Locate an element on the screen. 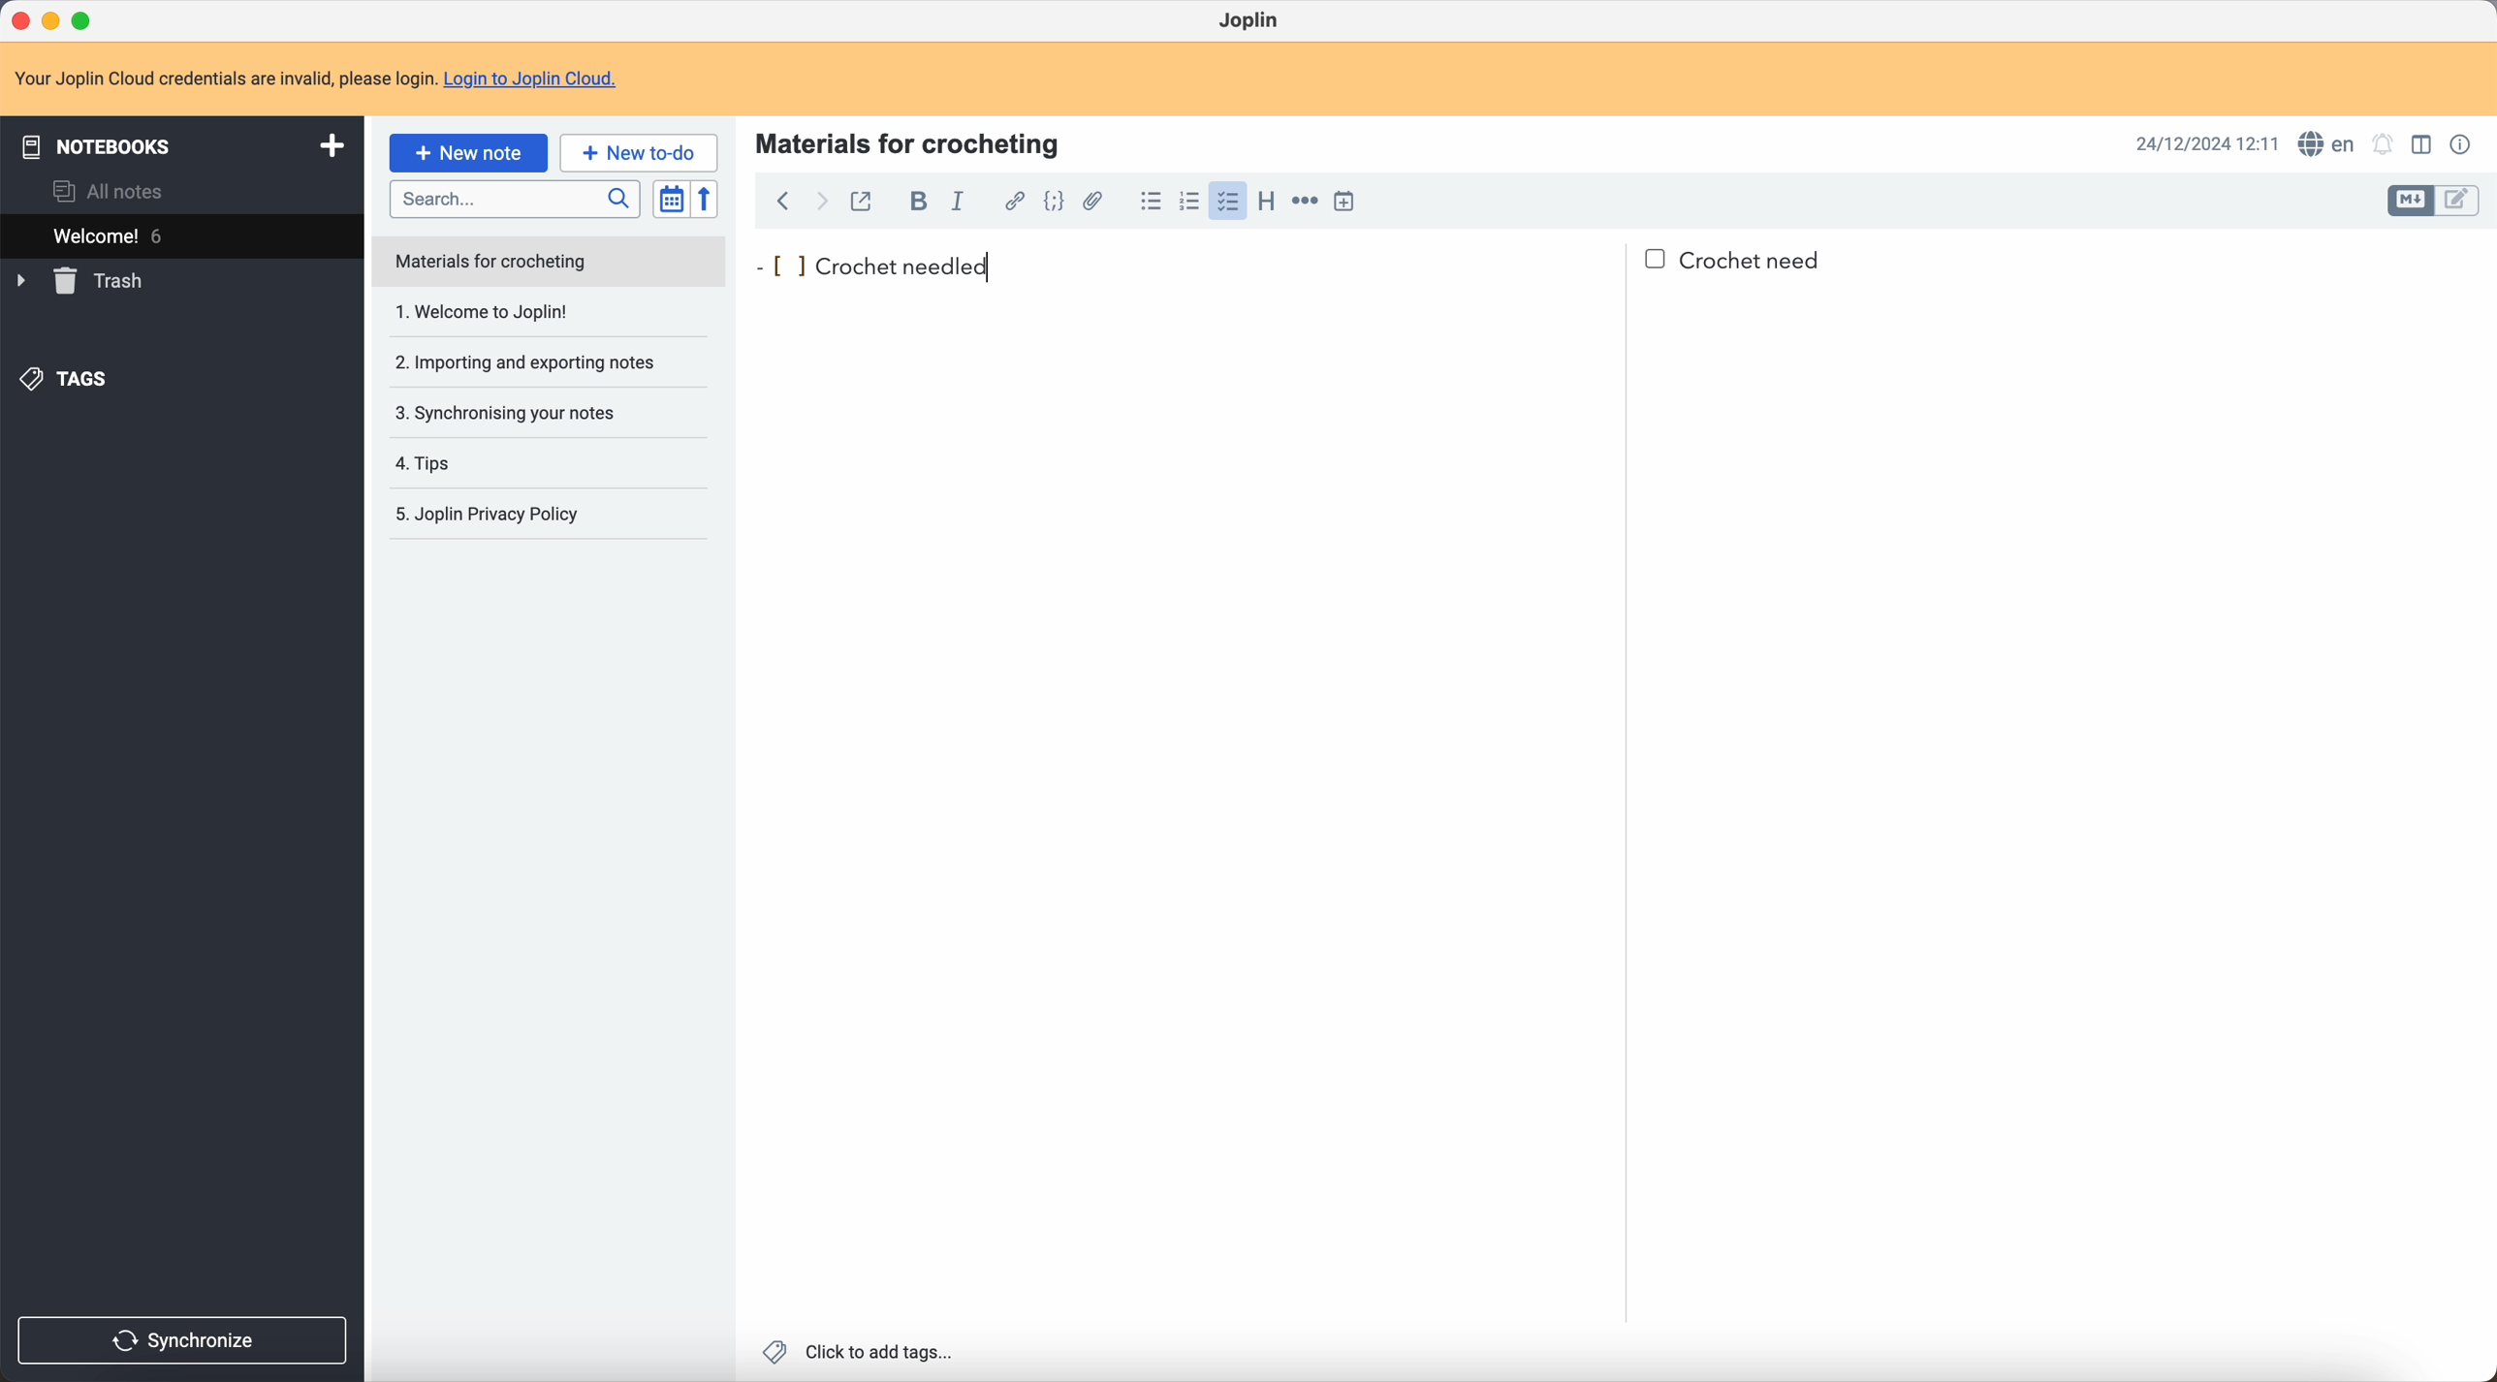  new to-do is located at coordinates (639, 151).